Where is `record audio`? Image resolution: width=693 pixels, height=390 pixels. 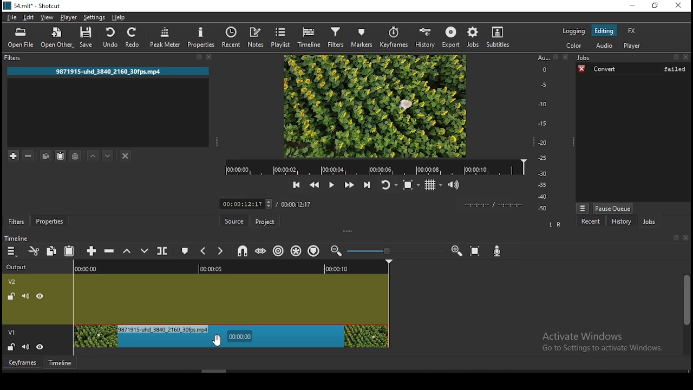
record audio is located at coordinates (496, 252).